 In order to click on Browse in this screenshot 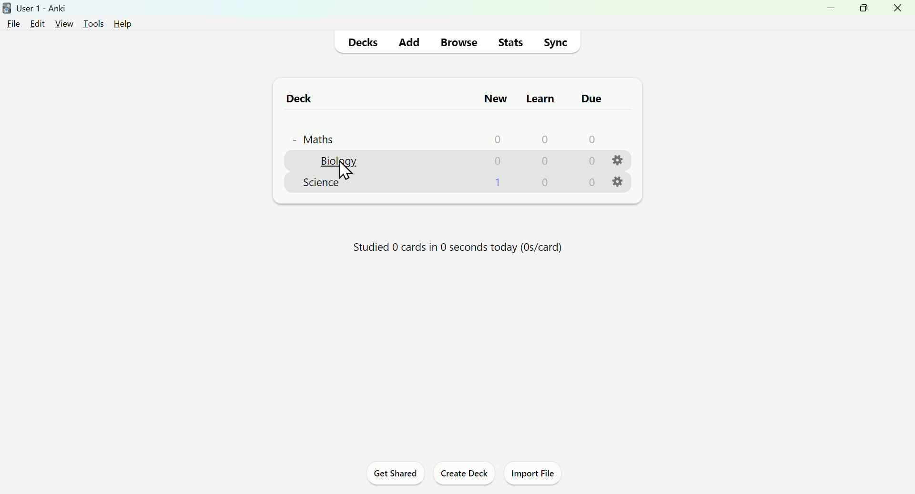, I will do `click(457, 43)`.